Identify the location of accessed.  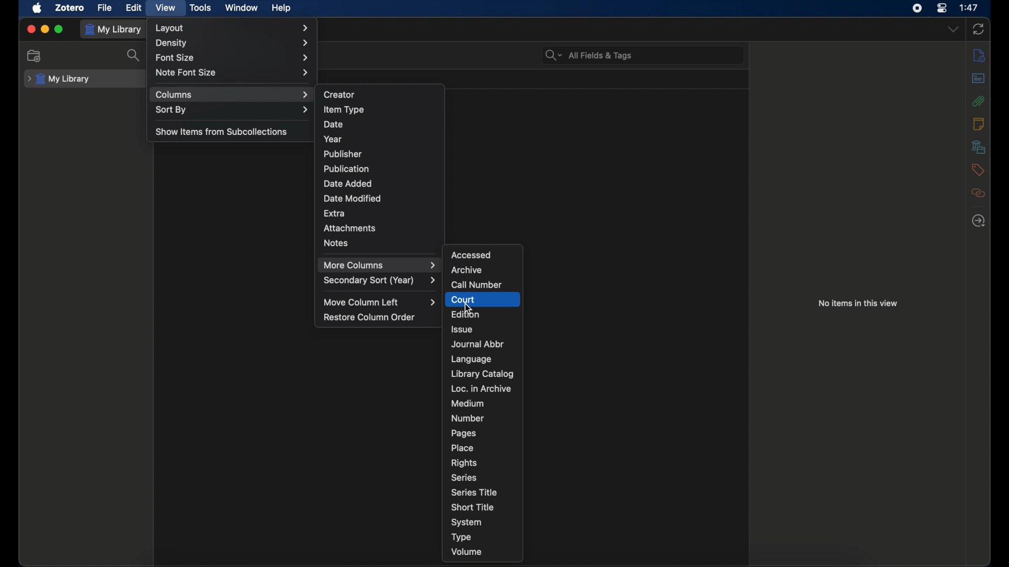
(472, 255).